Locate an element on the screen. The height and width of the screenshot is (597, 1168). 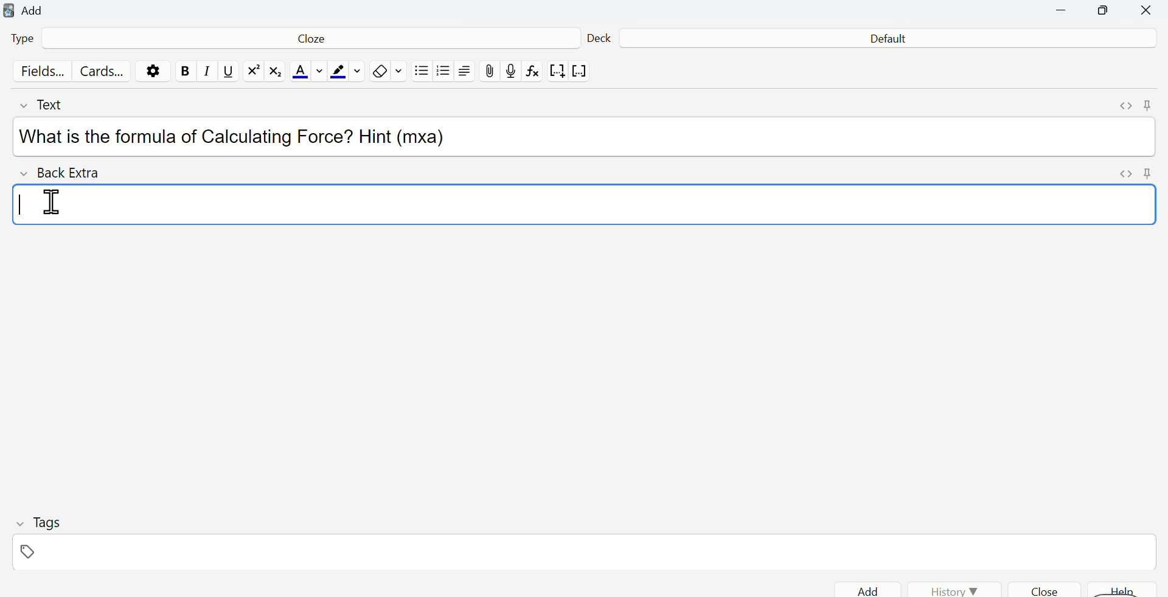
Minimize is located at coordinates (1068, 13).